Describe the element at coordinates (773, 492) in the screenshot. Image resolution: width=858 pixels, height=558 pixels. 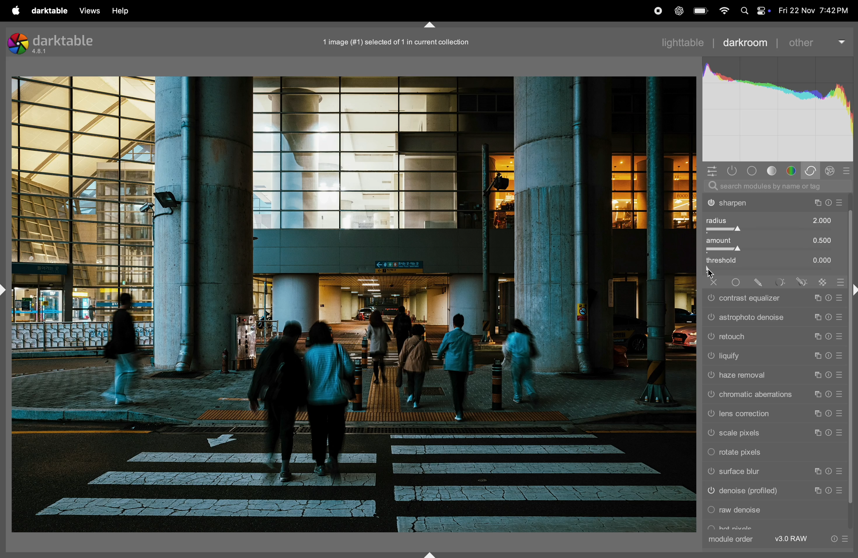
I see `denoise profile` at that location.